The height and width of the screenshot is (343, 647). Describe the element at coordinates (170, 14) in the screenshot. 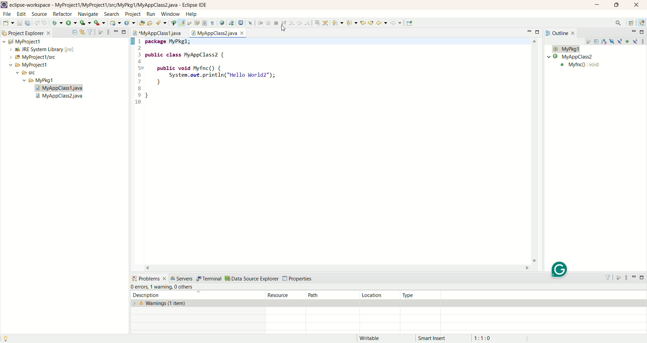

I see `window` at that location.